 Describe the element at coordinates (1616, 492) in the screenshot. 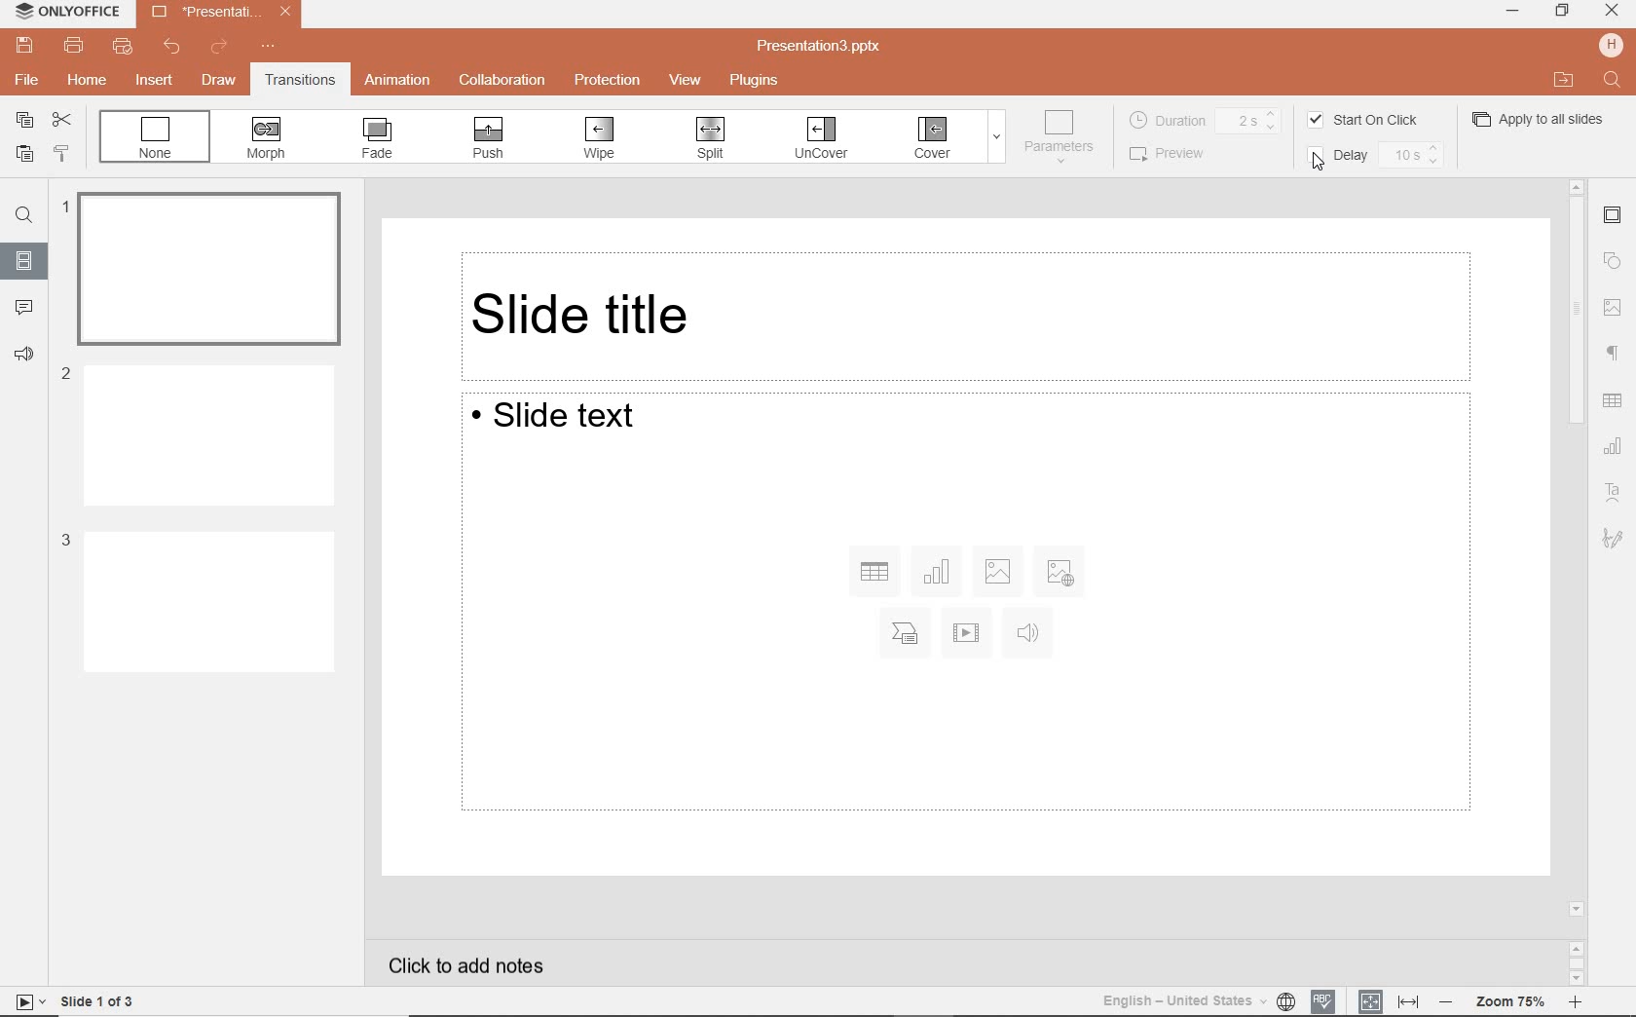

I see `textart` at that location.